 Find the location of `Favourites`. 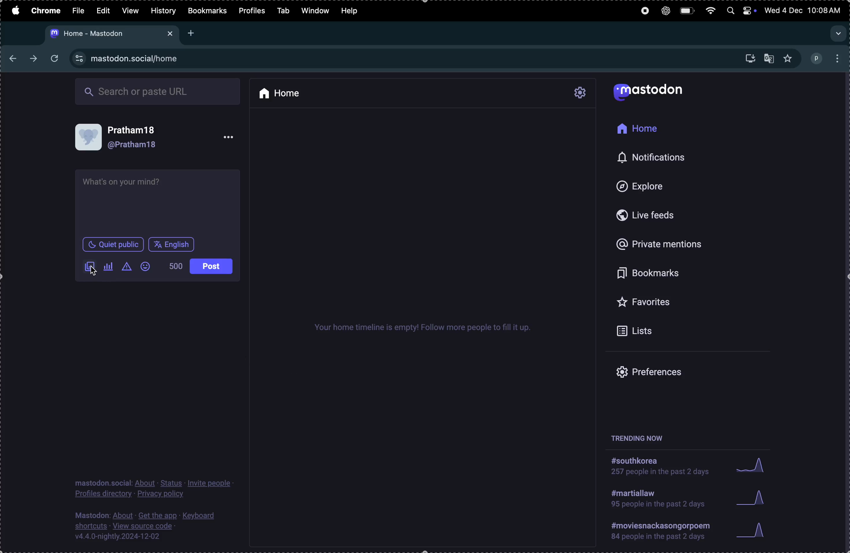

Favourites is located at coordinates (660, 302).